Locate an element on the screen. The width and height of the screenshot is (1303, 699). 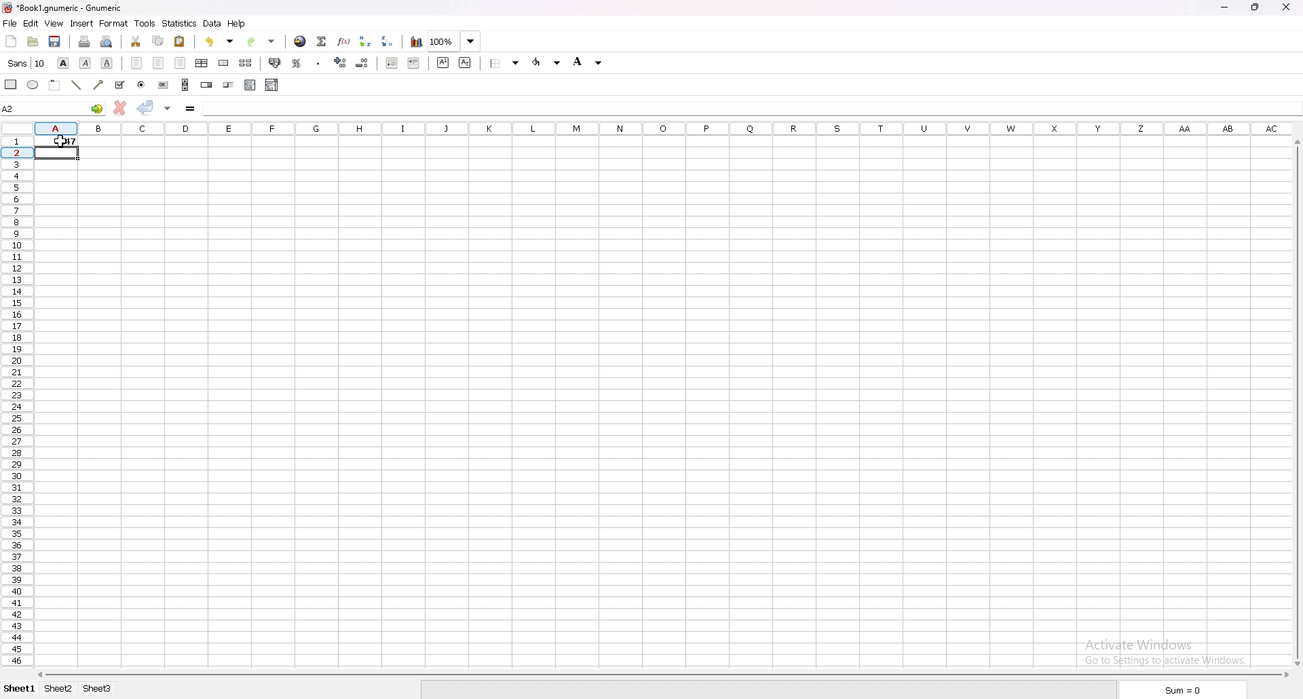
ellipse is located at coordinates (32, 85).